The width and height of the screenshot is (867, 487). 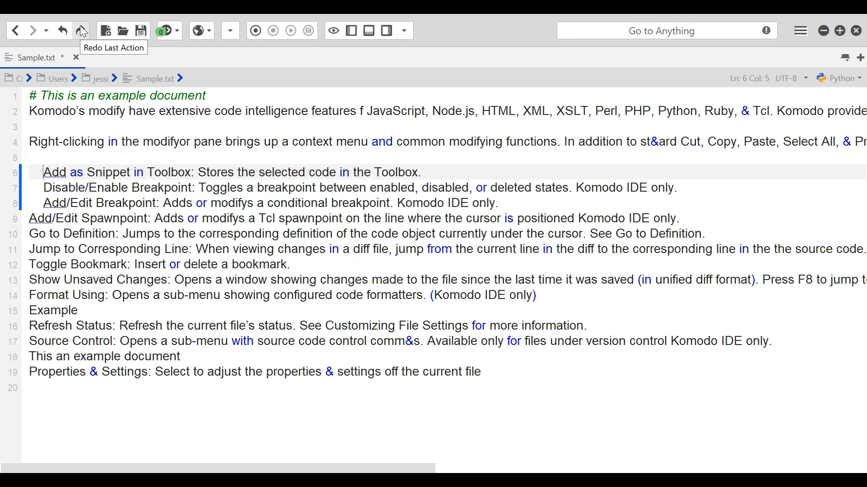 I want to click on minimize, so click(x=825, y=30).